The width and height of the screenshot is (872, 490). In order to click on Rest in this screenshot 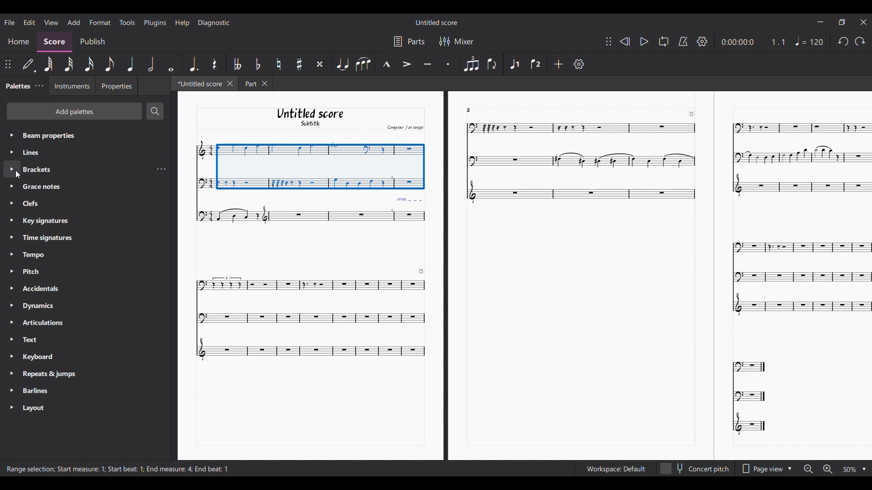, I will do `click(214, 64)`.